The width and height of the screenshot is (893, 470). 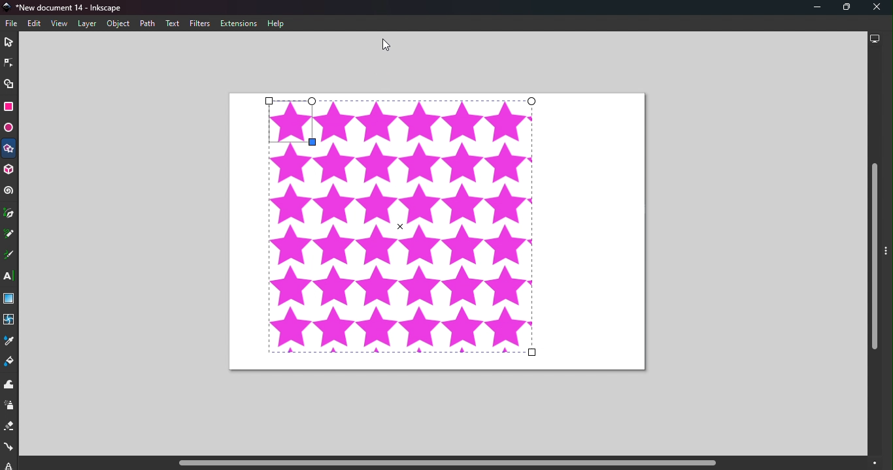 I want to click on Document name, so click(x=68, y=7).